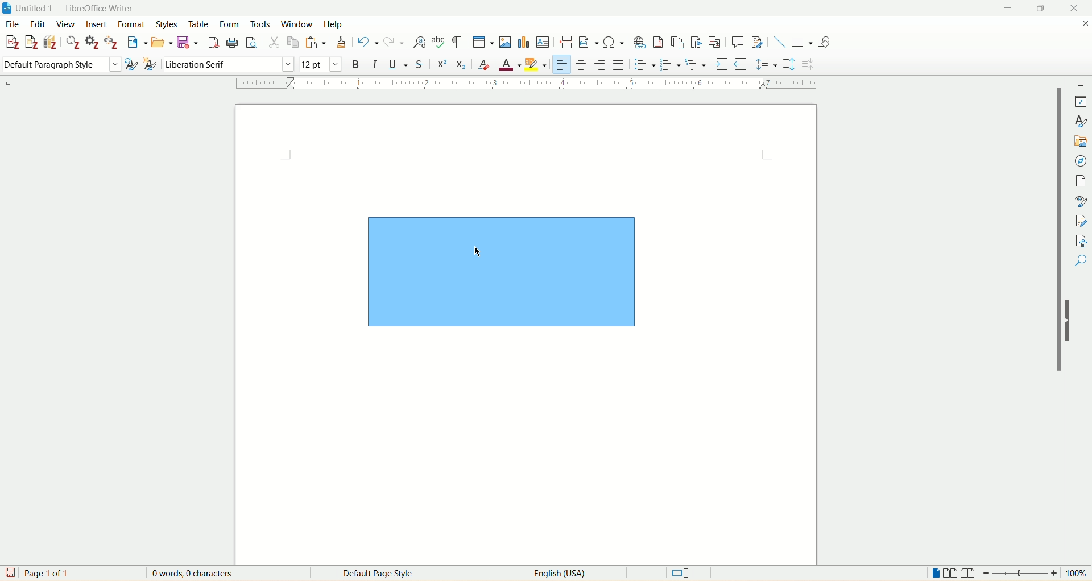  Describe the element at coordinates (512, 64) in the screenshot. I see `font color` at that location.